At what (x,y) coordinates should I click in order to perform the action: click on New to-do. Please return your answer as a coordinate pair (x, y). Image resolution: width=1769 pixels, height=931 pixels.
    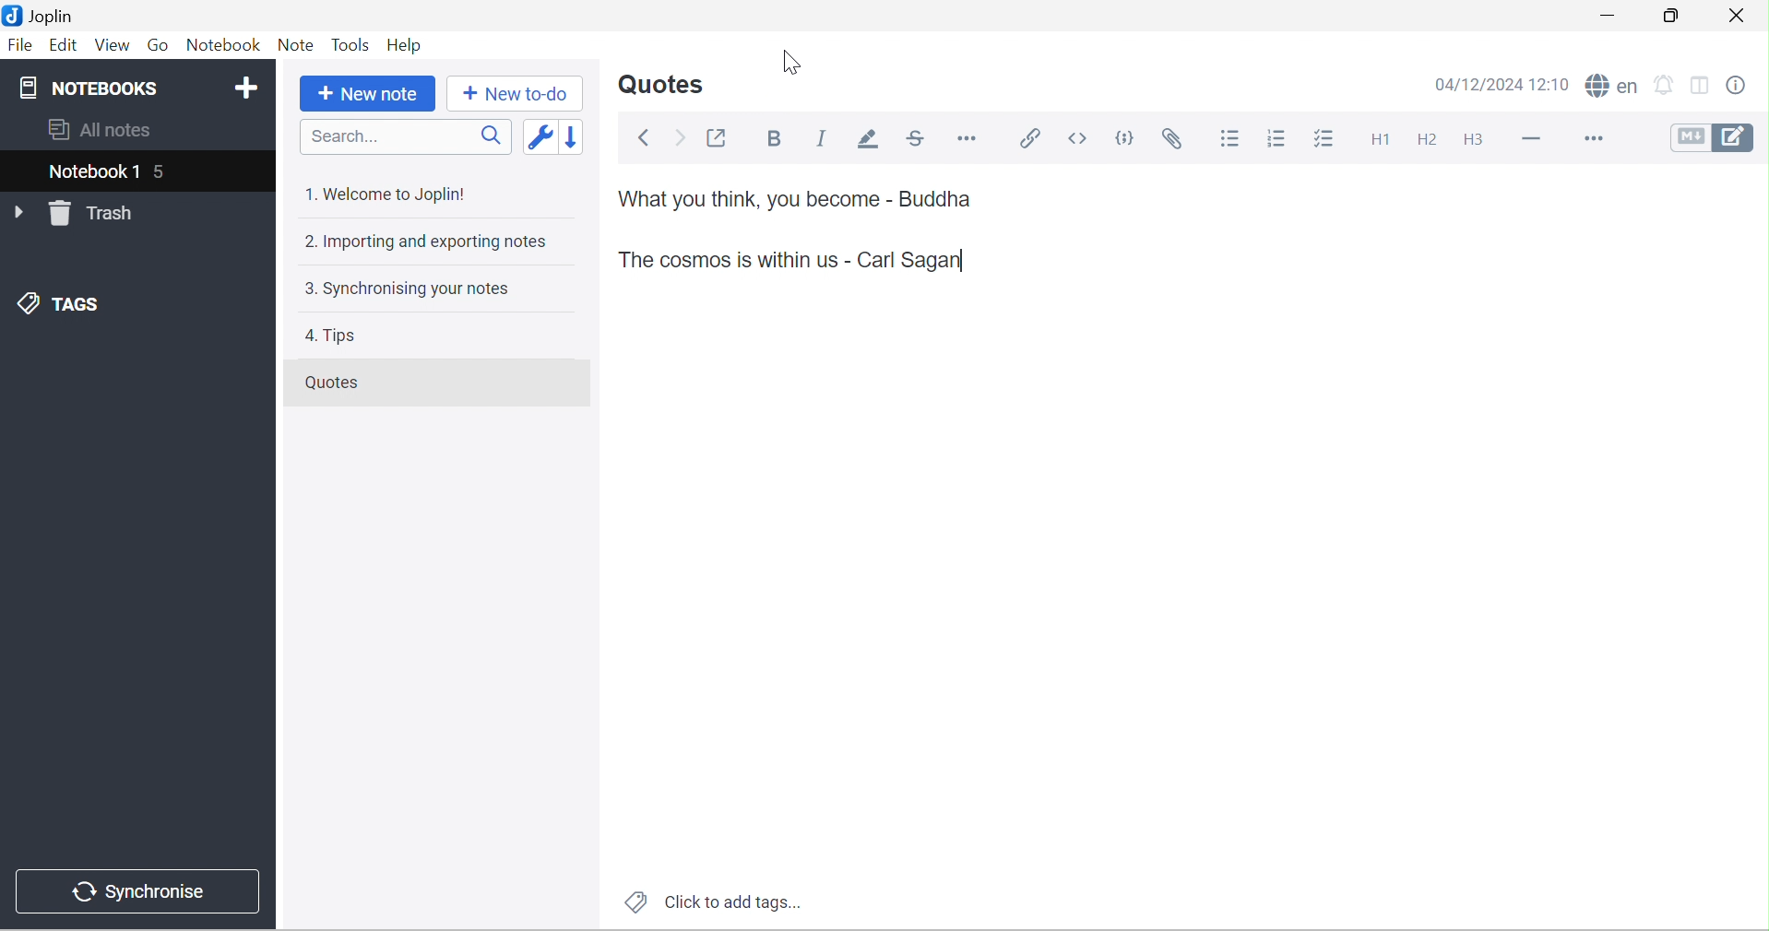
    Looking at the image, I should click on (516, 97).